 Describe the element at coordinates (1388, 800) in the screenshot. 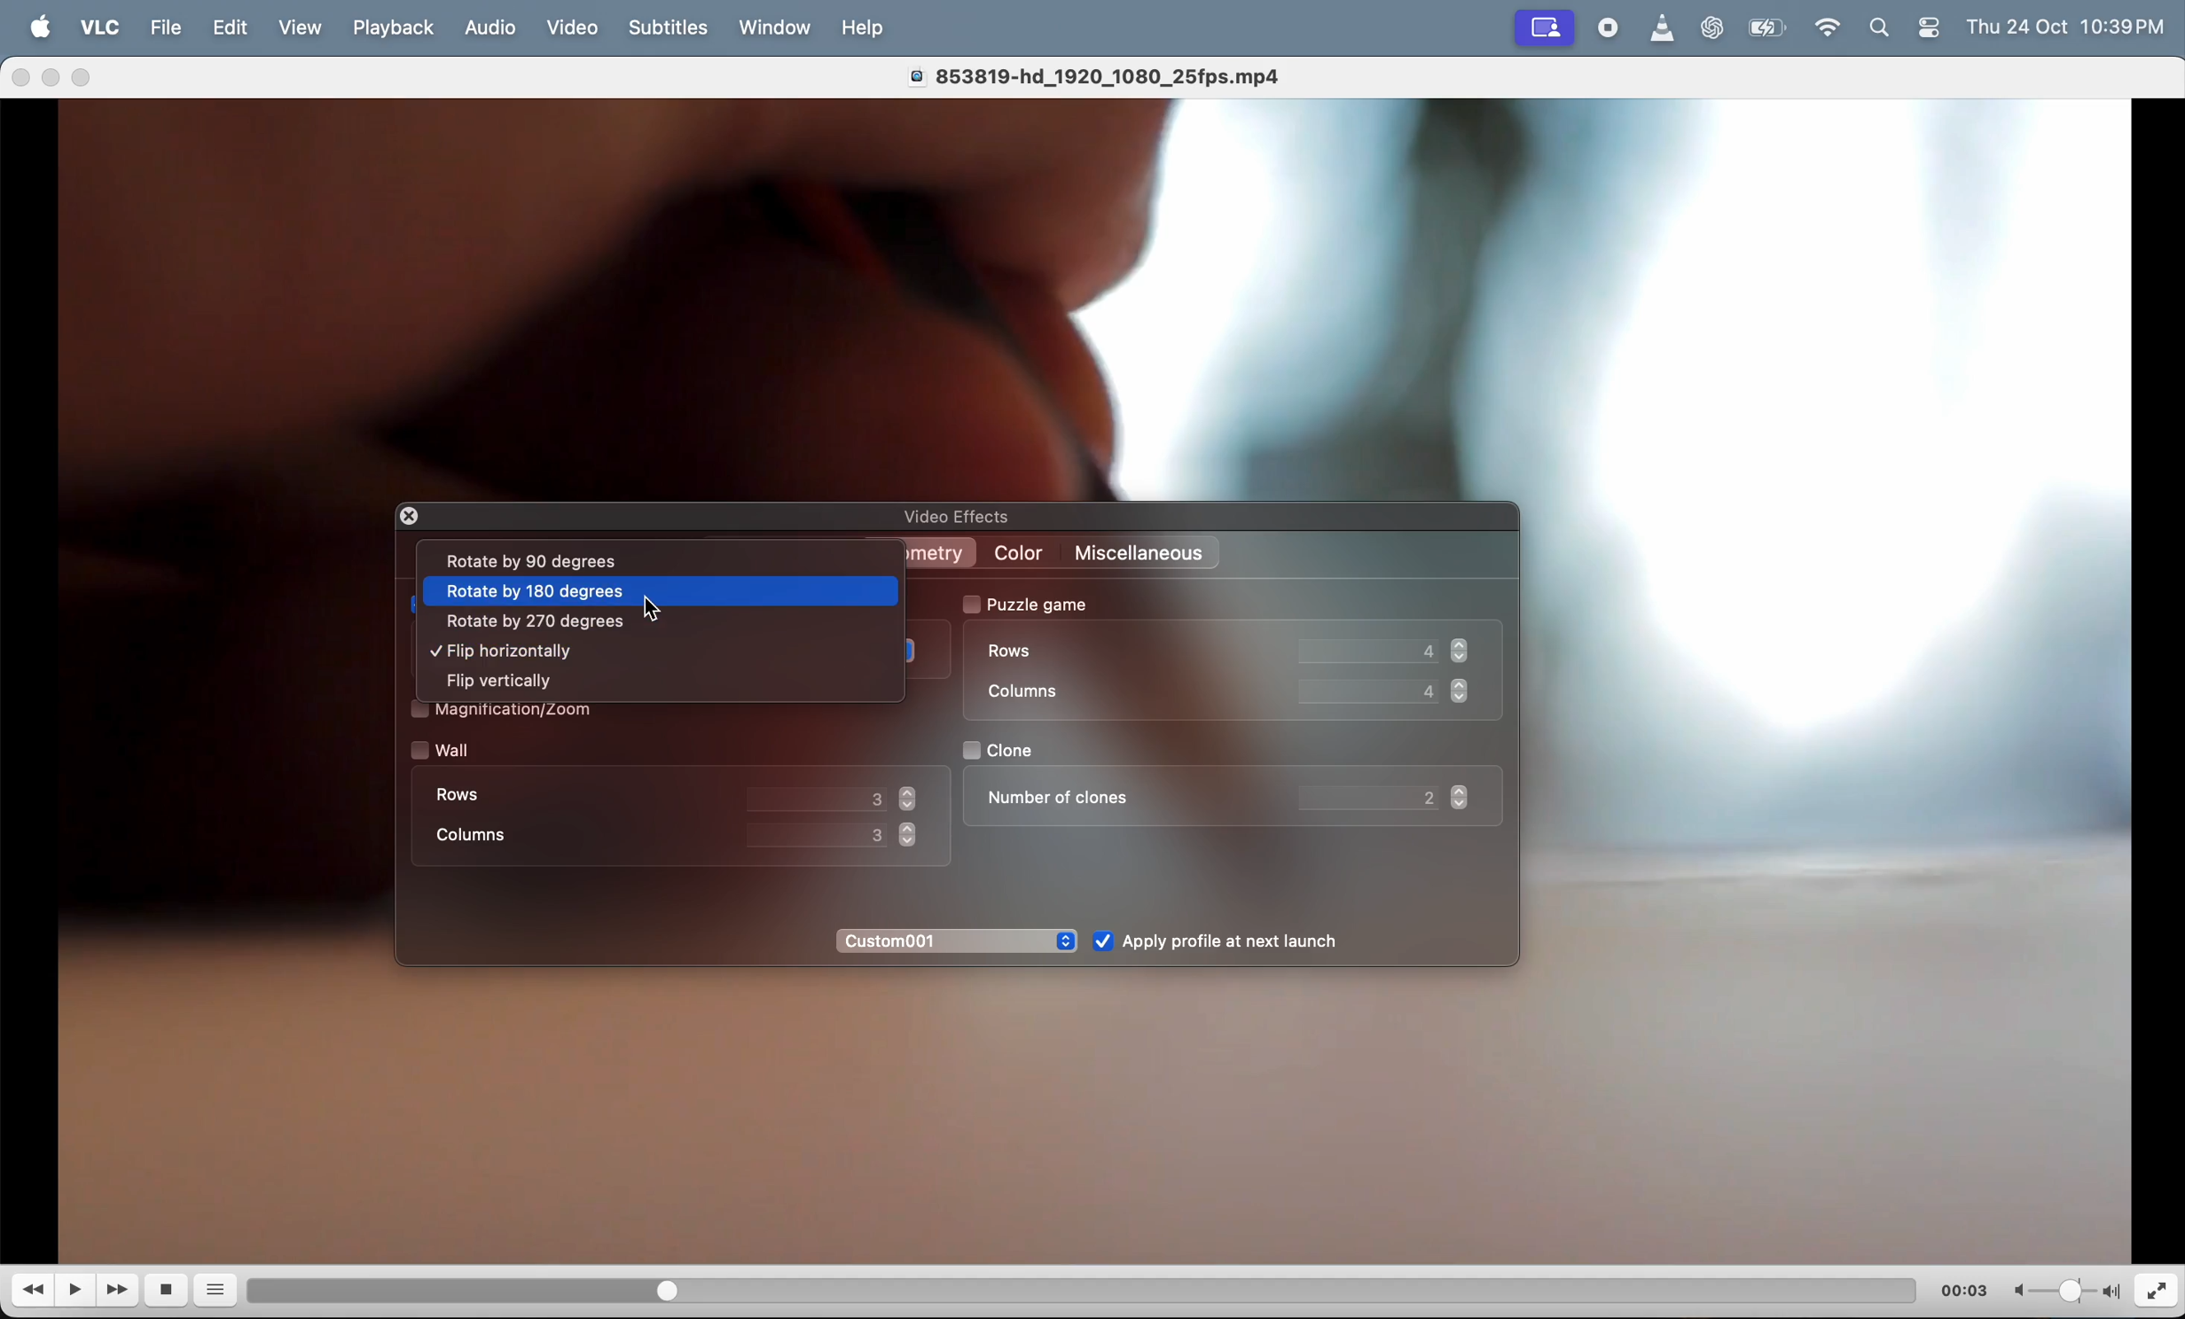

I see `value` at that location.